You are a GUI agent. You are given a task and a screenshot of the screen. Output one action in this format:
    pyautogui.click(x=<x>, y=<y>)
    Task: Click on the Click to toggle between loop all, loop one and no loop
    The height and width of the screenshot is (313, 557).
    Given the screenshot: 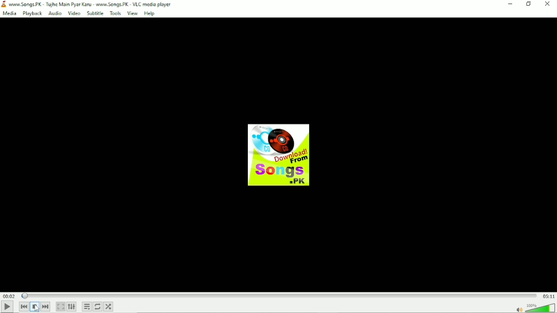 What is the action you would take?
    pyautogui.click(x=97, y=307)
    